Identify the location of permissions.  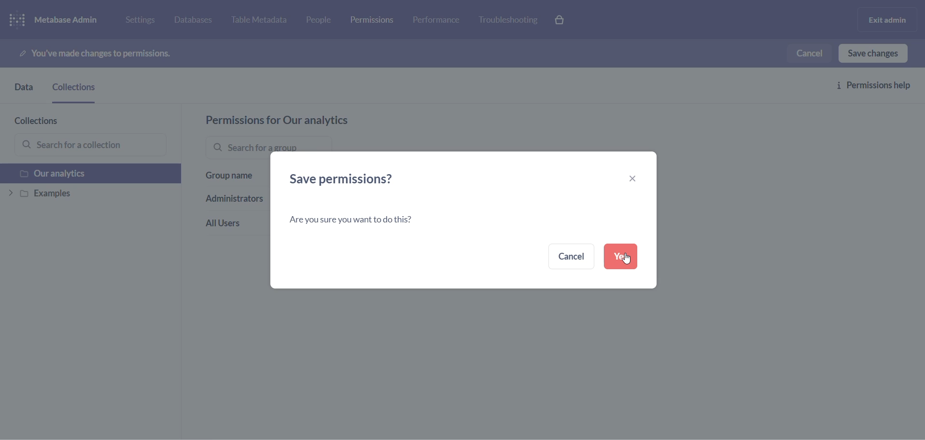
(375, 19).